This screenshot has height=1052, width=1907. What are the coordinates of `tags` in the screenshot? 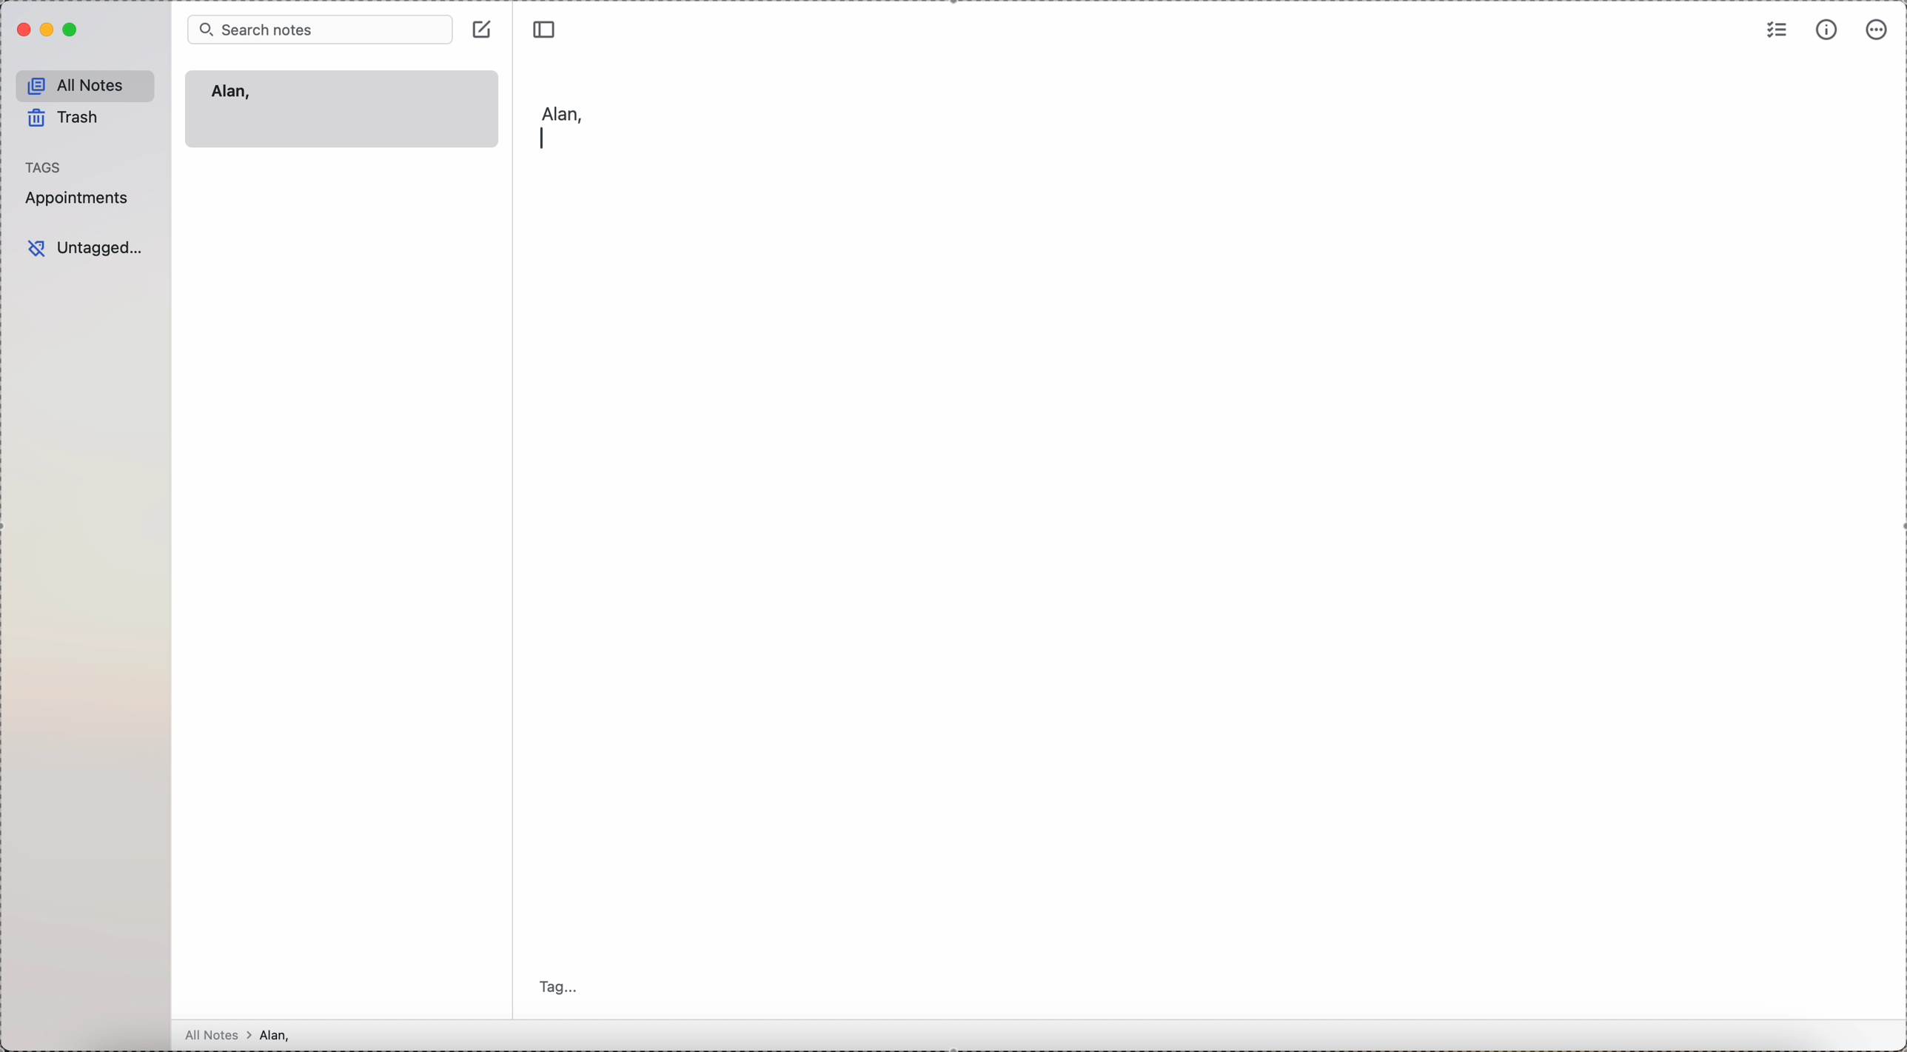 It's located at (44, 167).